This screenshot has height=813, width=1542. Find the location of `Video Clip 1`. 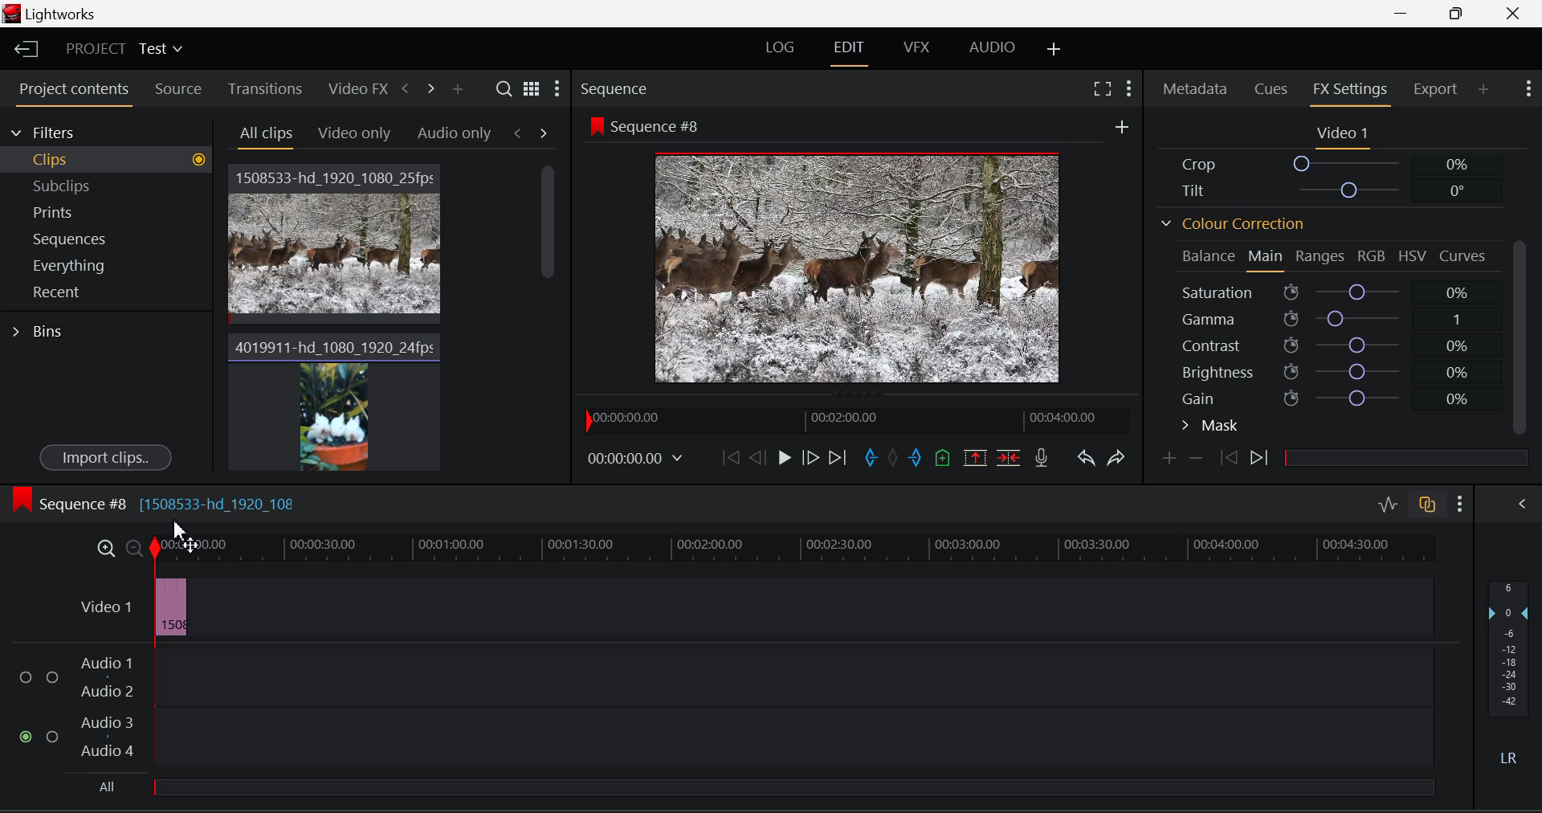

Video Clip 1 is located at coordinates (336, 240).